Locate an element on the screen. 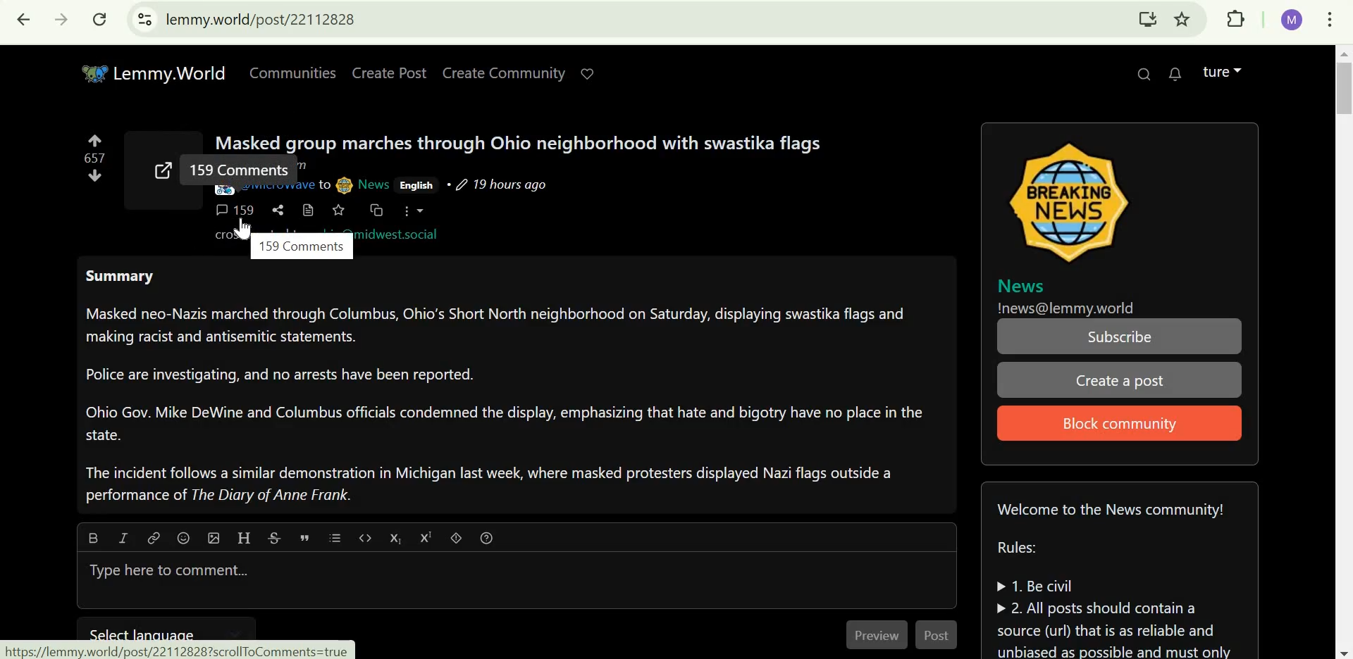  English is located at coordinates (416, 184).